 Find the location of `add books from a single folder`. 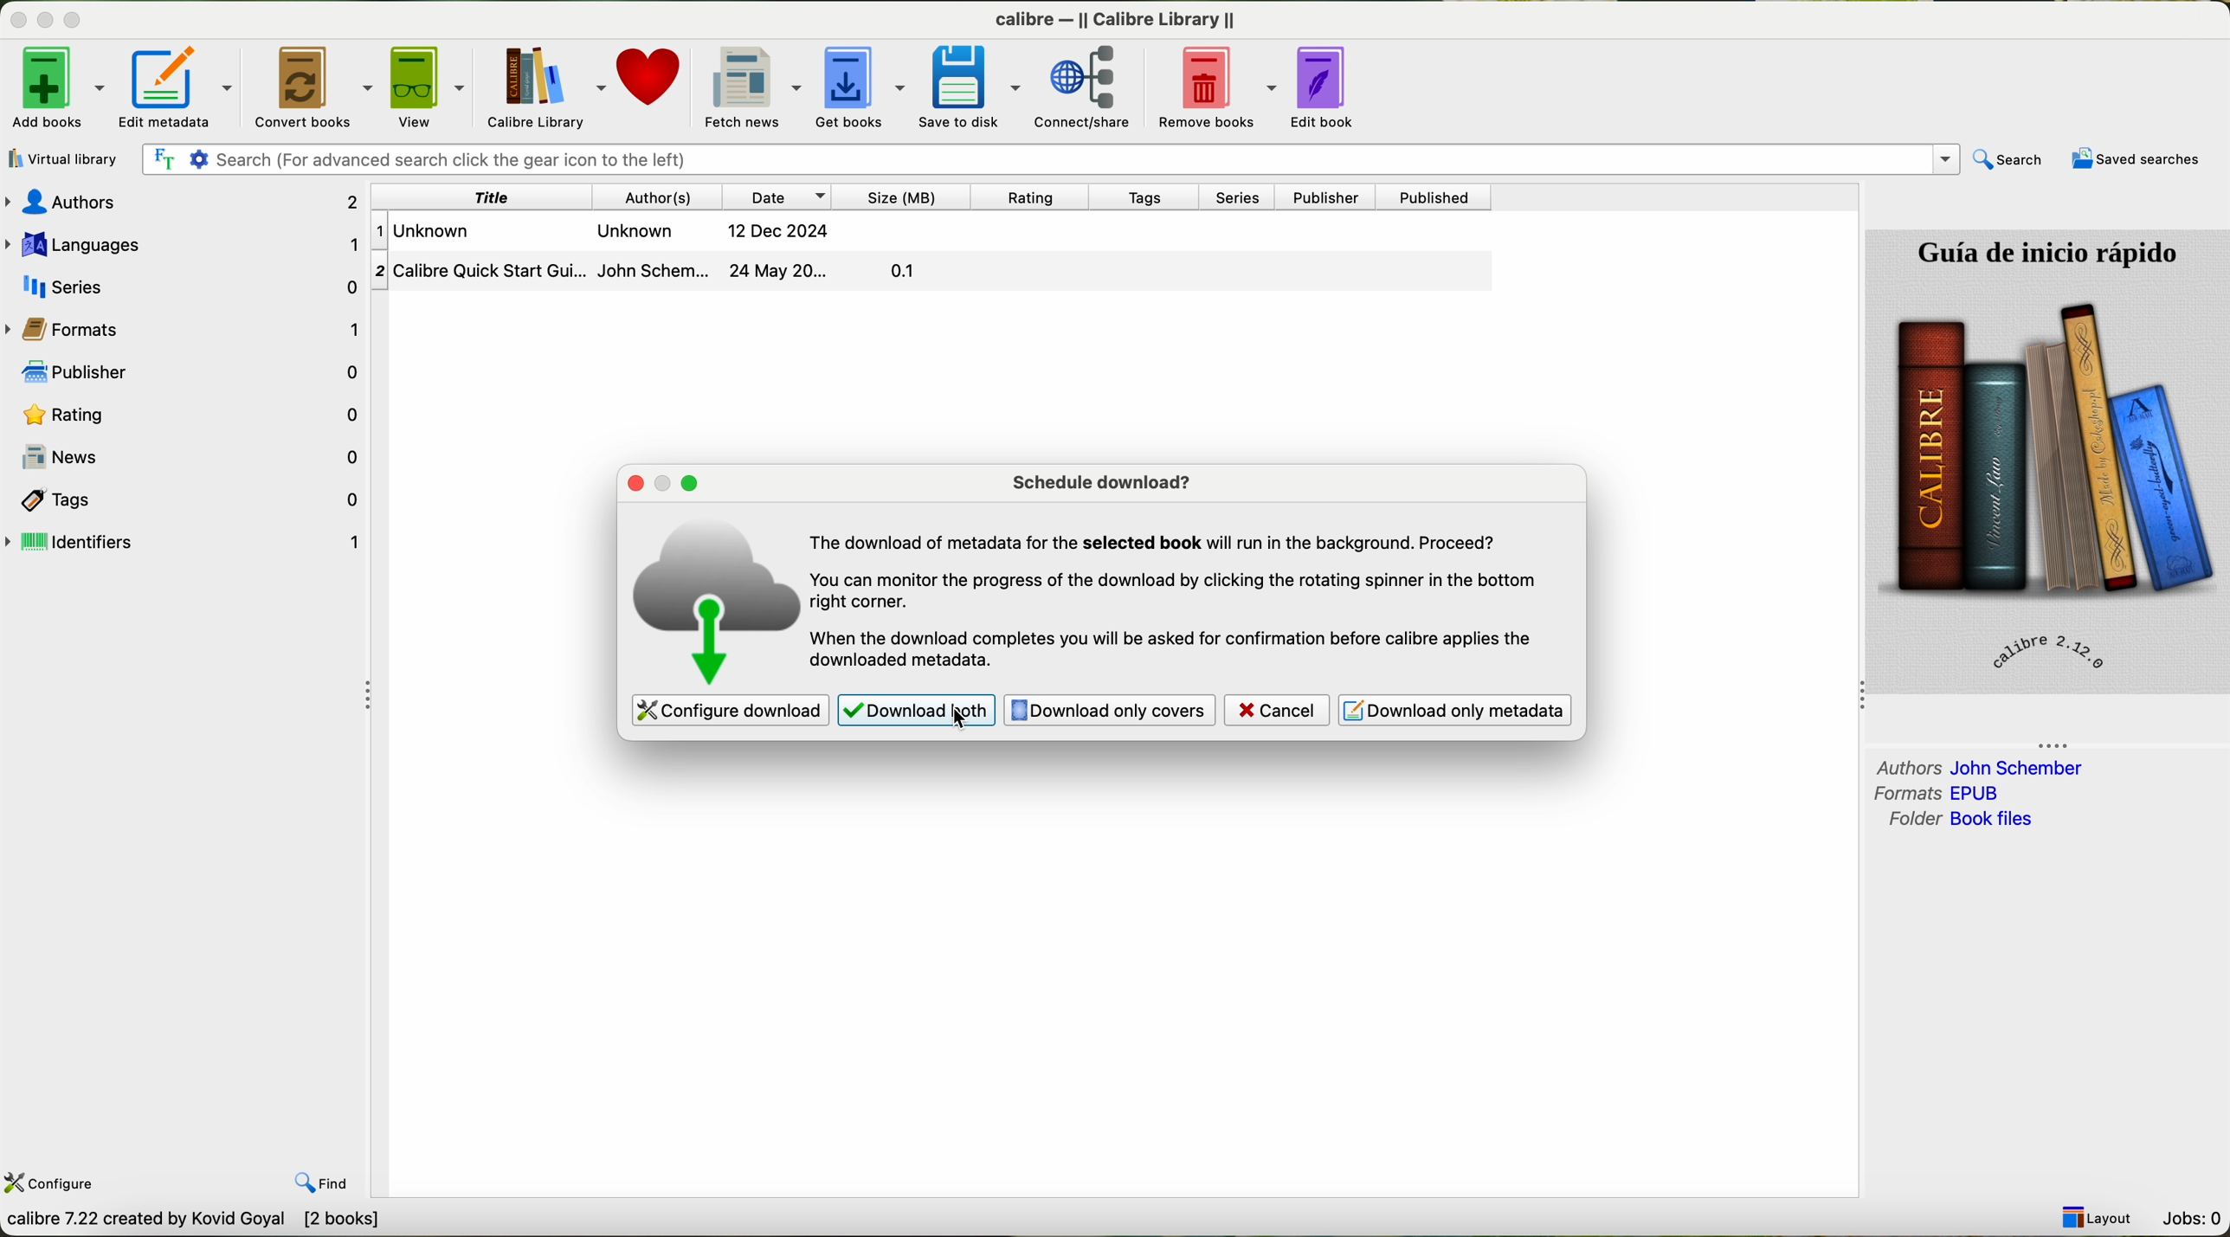

add books from a single folder is located at coordinates (69, 154).